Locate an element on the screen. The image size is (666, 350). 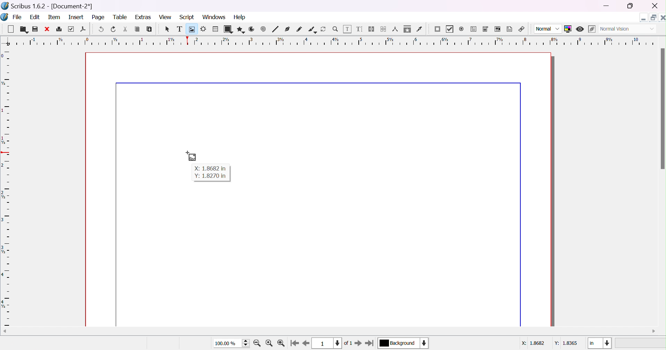
scroll right is located at coordinates (654, 331).